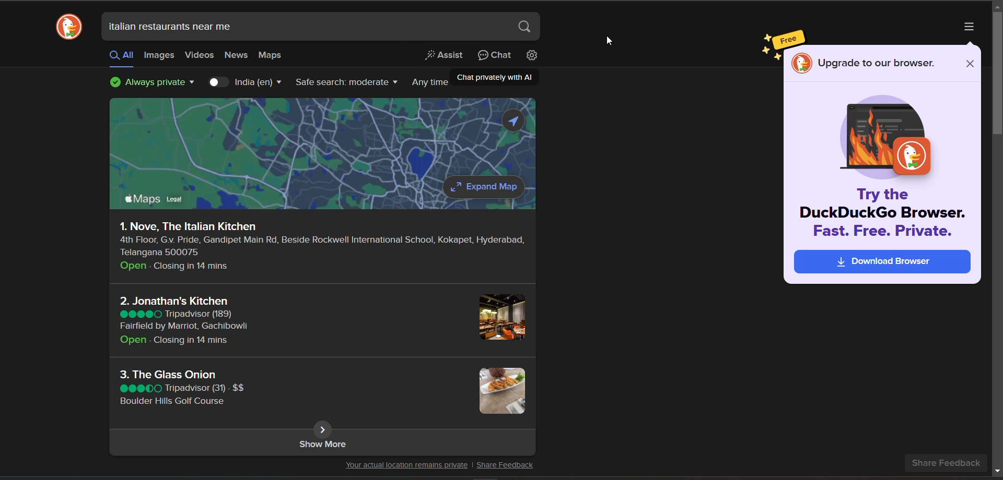 Image resolution: width=1003 pixels, height=480 pixels. Describe the element at coordinates (205, 388) in the screenshot. I see `Tripadvisor (31) - $$` at that location.